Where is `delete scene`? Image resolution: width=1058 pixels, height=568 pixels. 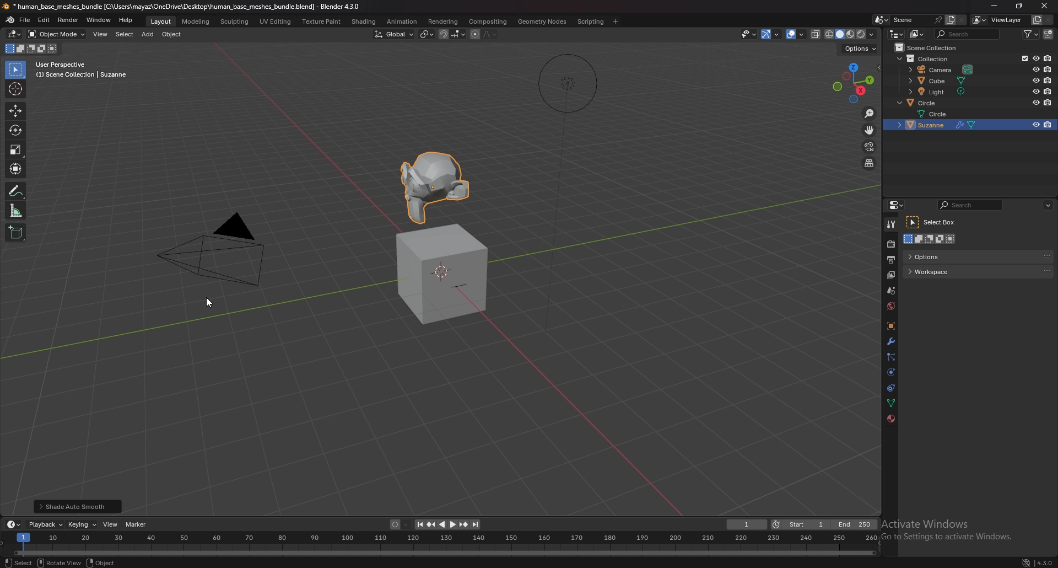
delete scene is located at coordinates (964, 20).